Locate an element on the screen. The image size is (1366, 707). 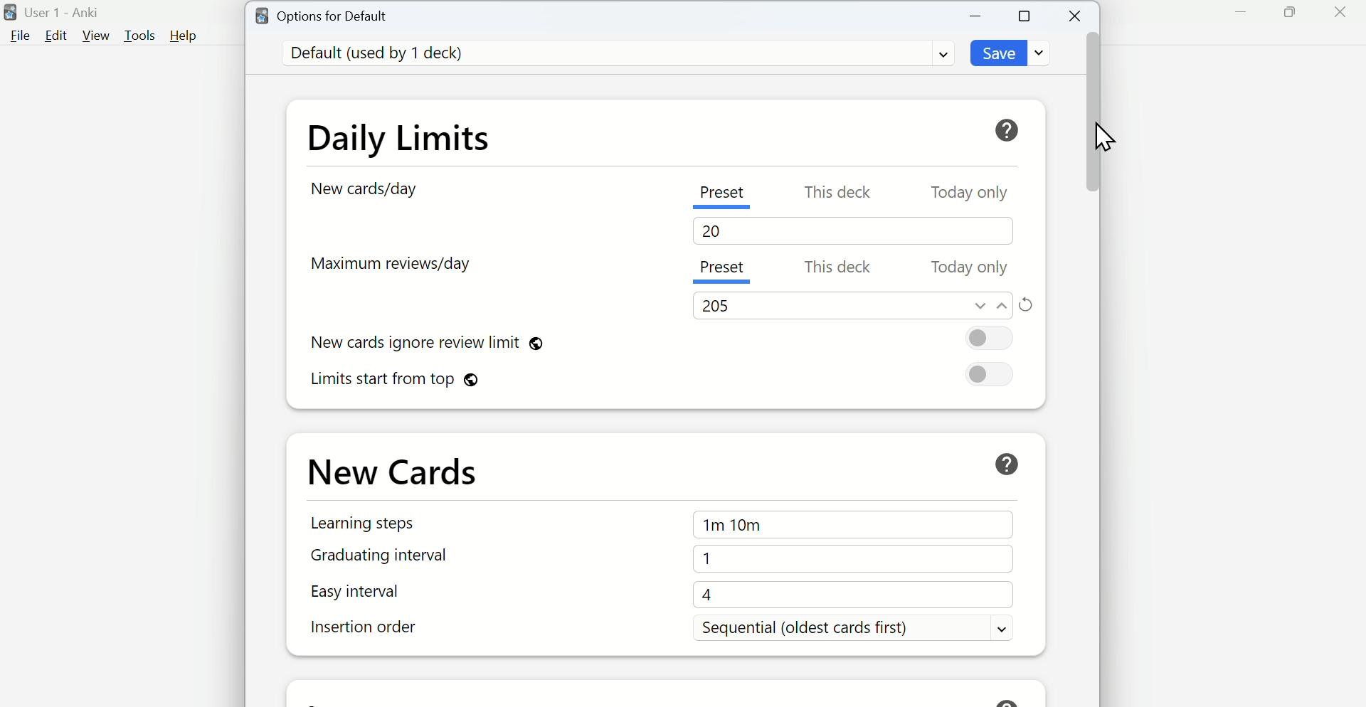
Preset is located at coordinates (722, 269).